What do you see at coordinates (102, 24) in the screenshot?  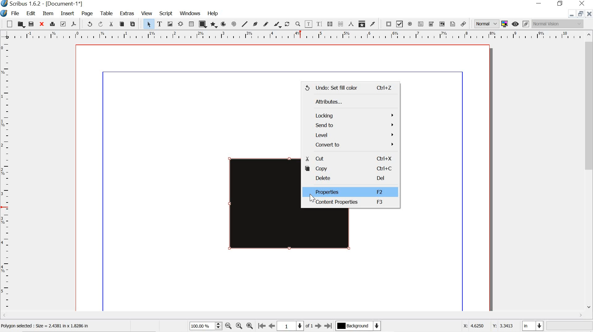 I see `redo` at bounding box center [102, 24].